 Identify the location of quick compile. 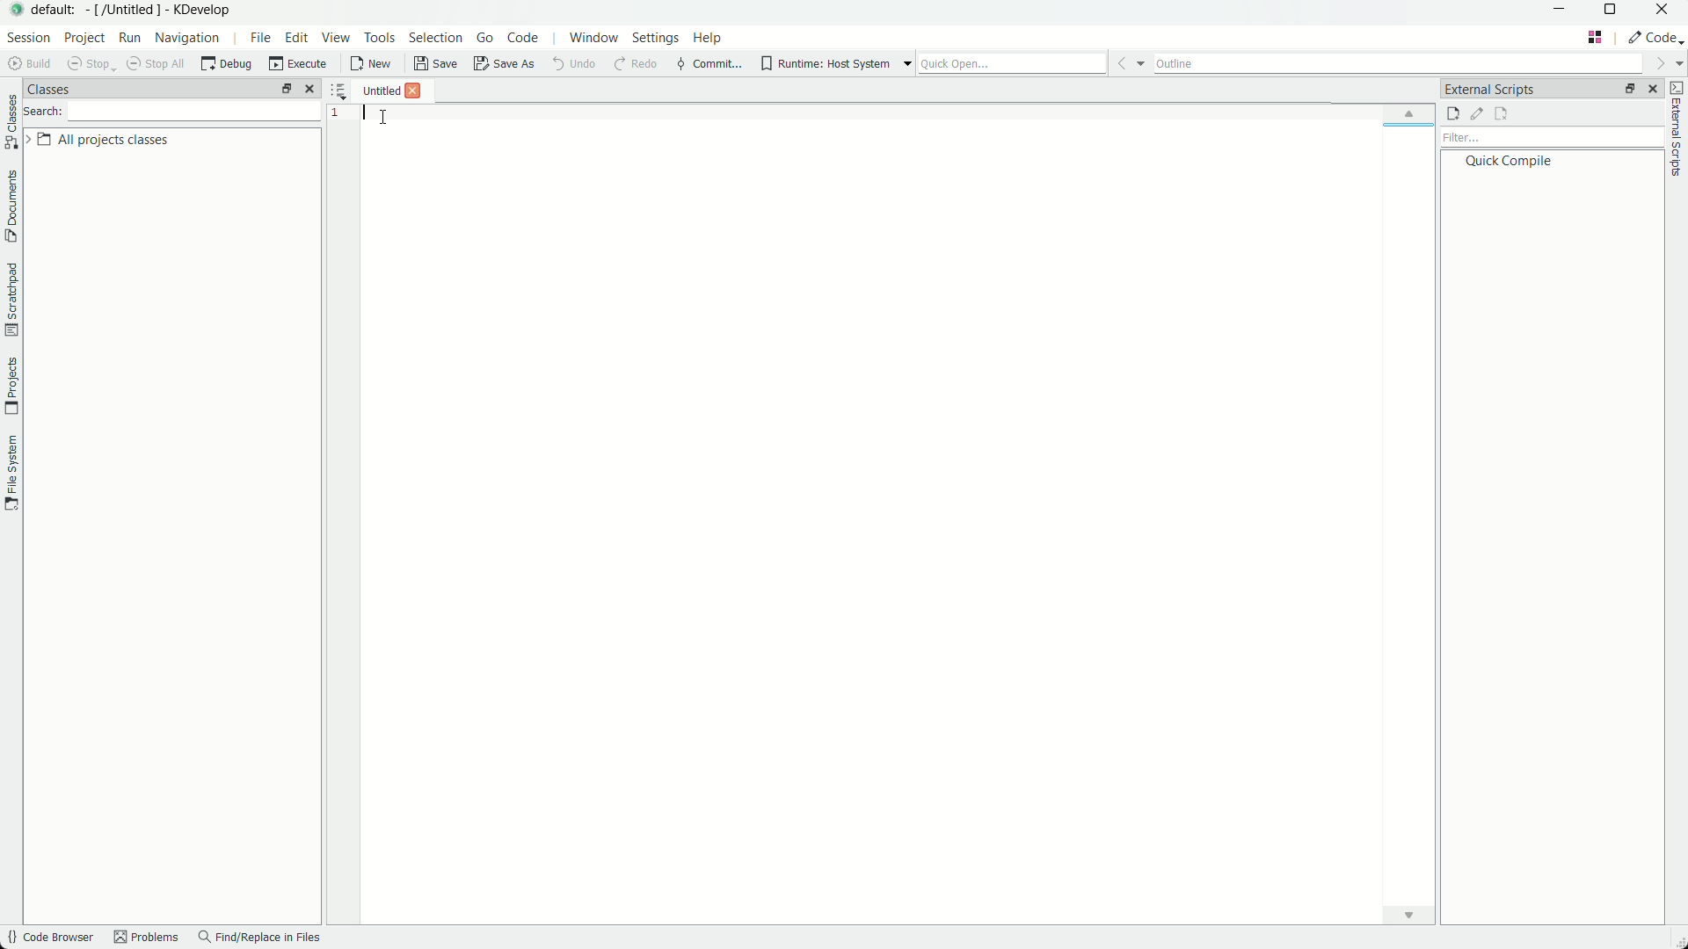
(1507, 162).